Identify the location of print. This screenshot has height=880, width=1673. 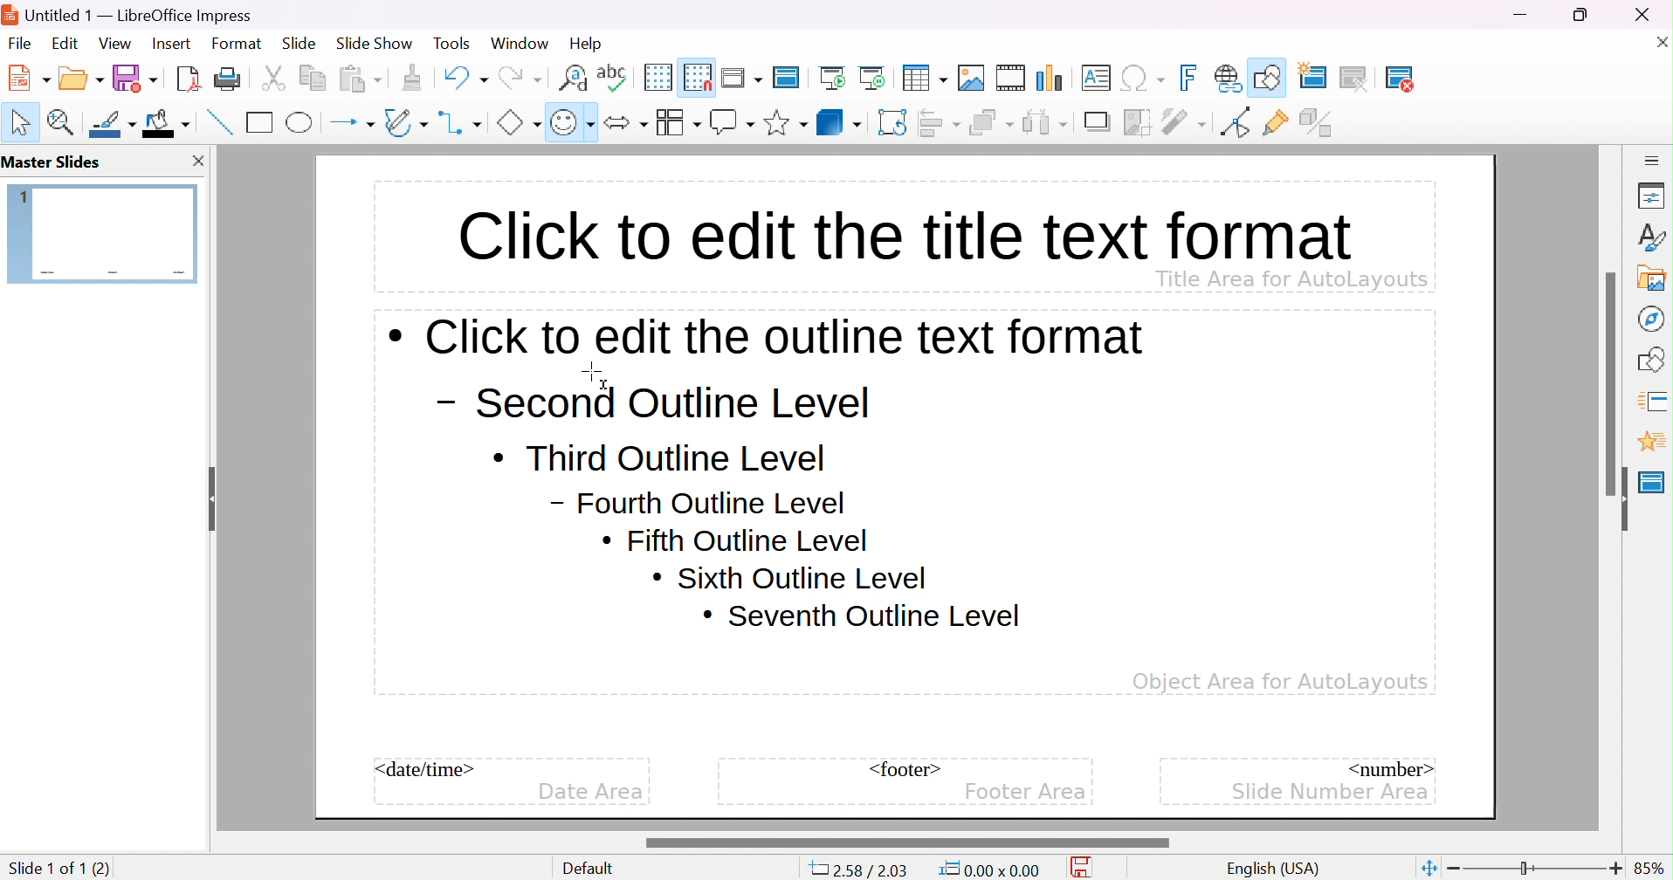
(227, 78).